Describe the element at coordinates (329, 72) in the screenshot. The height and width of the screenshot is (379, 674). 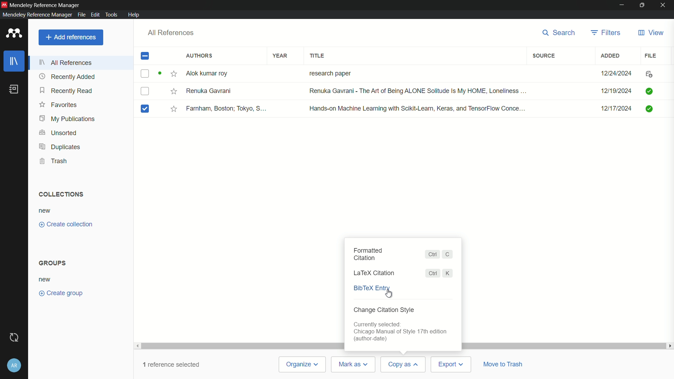
I see `research paper` at that location.